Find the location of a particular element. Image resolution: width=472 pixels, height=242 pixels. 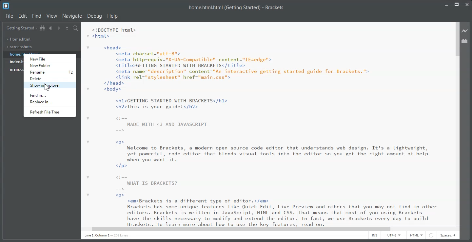

UTF-8 is located at coordinates (394, 236).